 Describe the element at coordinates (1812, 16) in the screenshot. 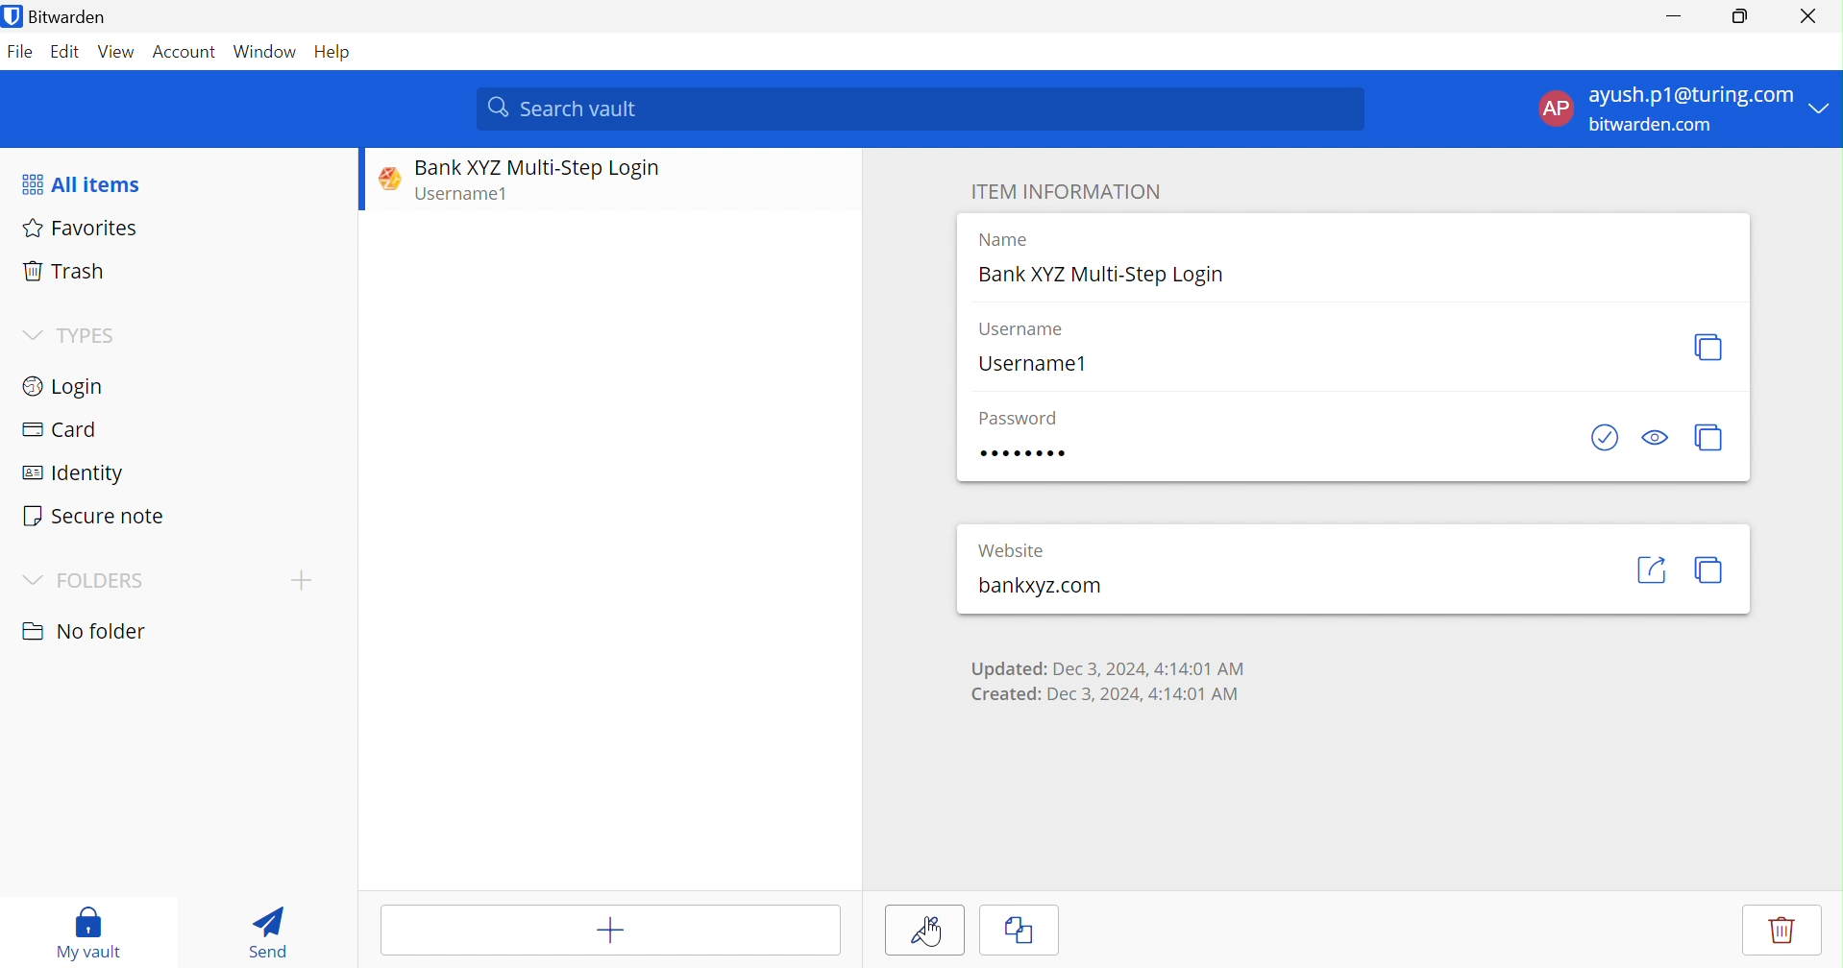

I see `Close` at that location.